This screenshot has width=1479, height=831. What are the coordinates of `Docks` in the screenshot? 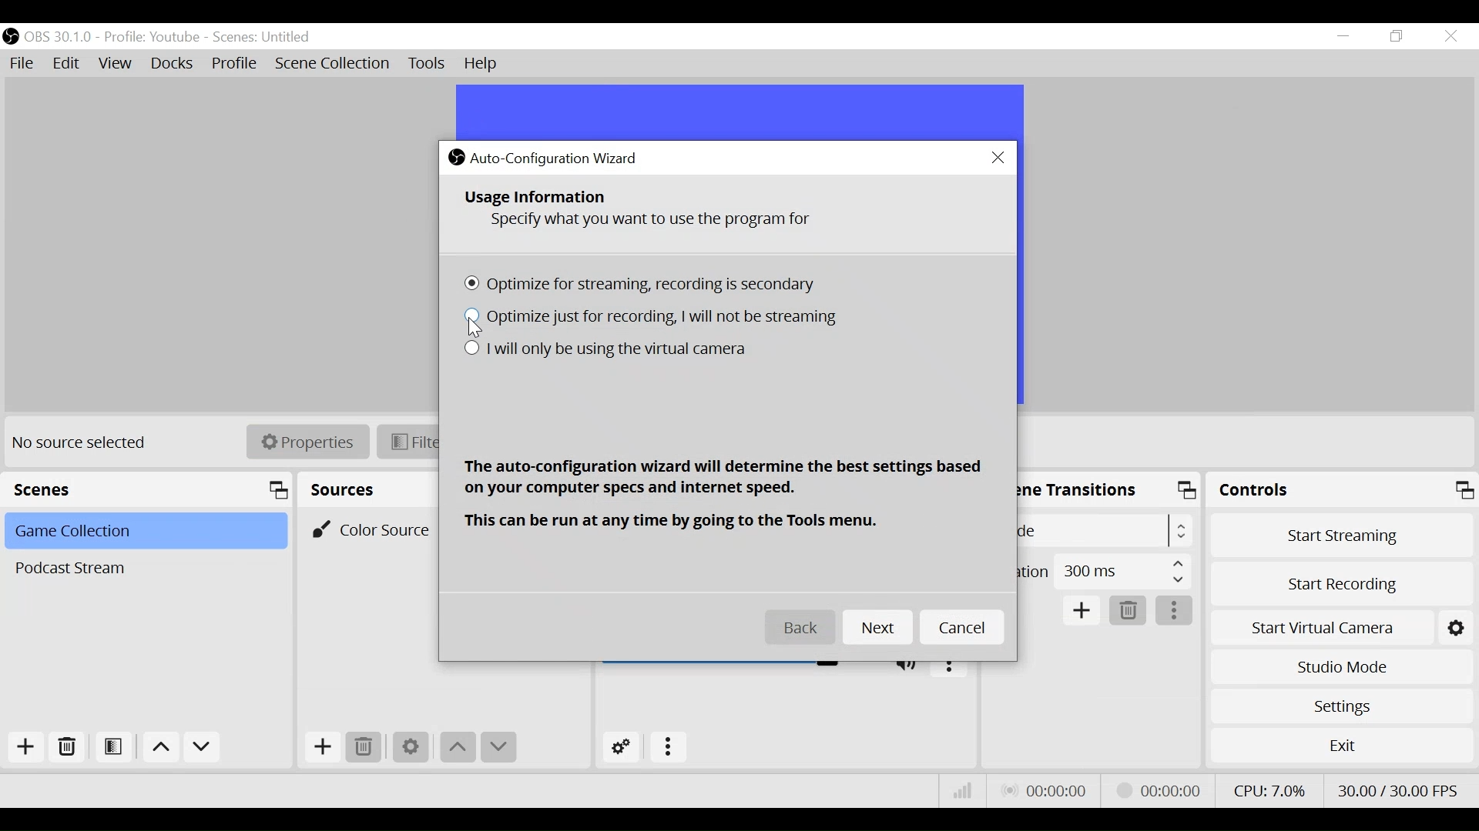 It's located at (173, 63).